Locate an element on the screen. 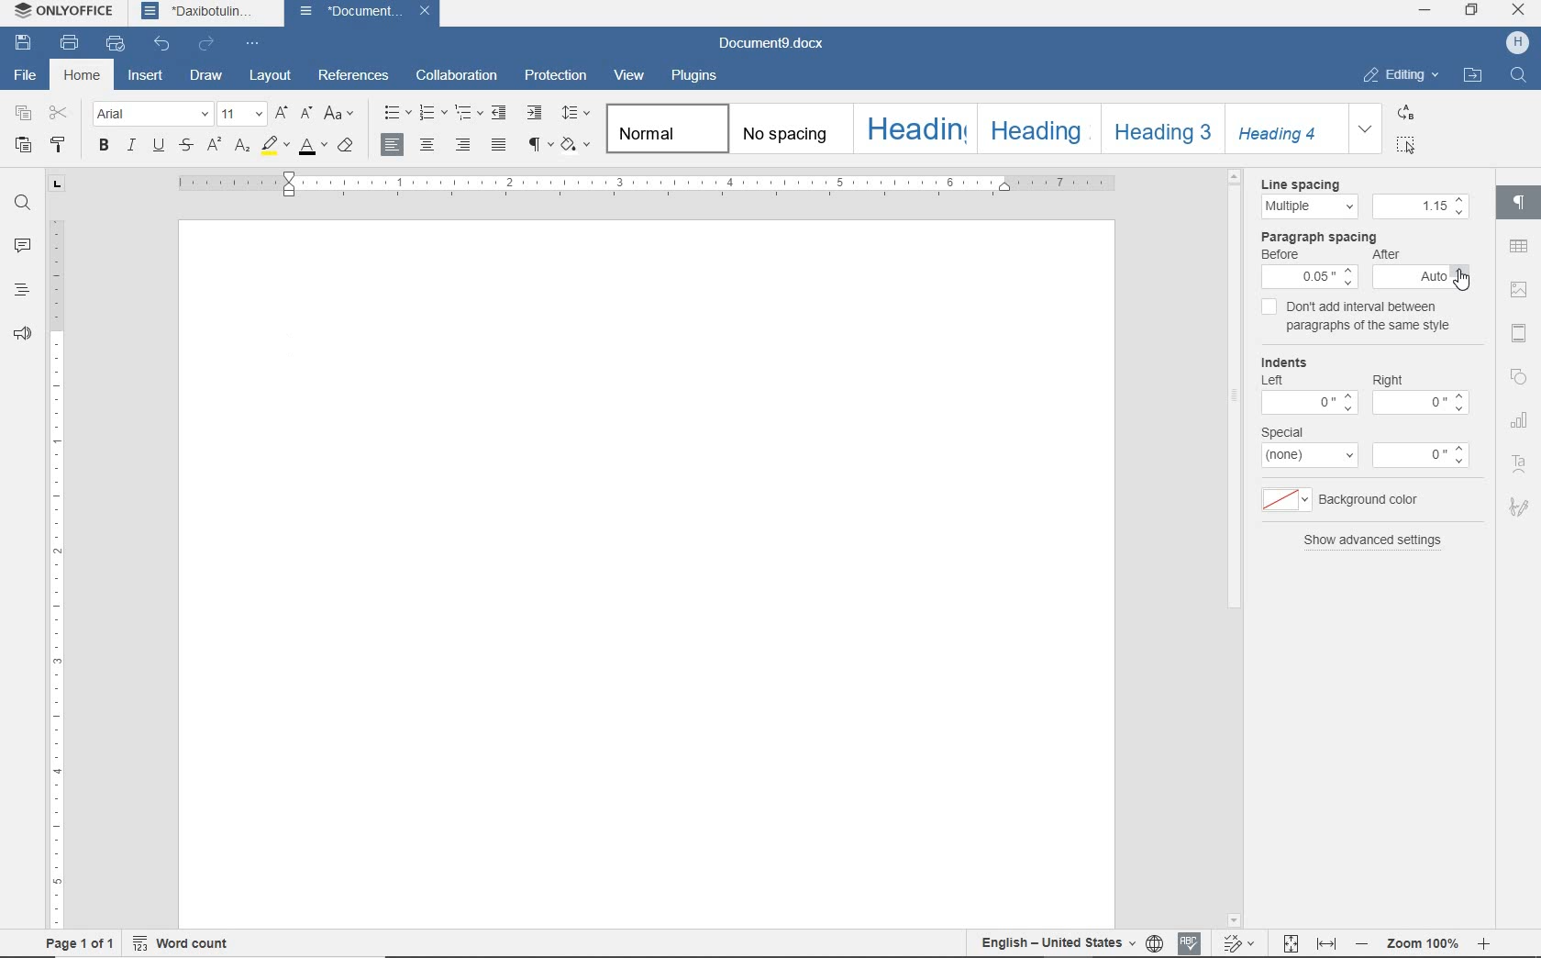 This screenshot has height=958, width=1541. view is located at coordinates (629, 76).